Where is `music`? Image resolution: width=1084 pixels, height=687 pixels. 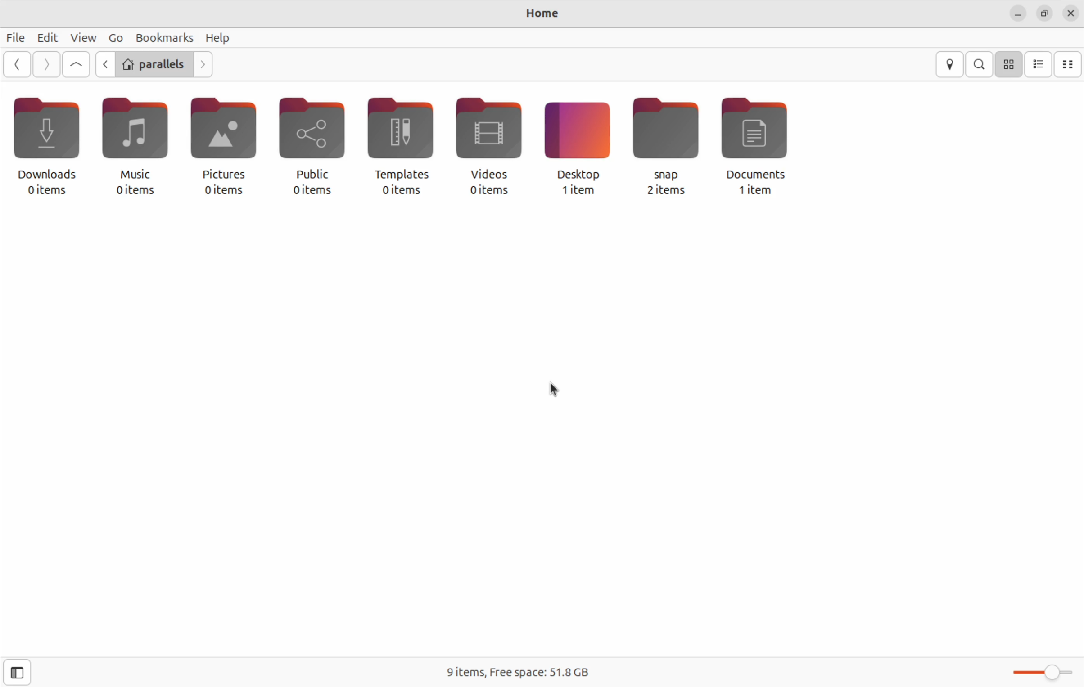
music is located at coordinates (136, 137).